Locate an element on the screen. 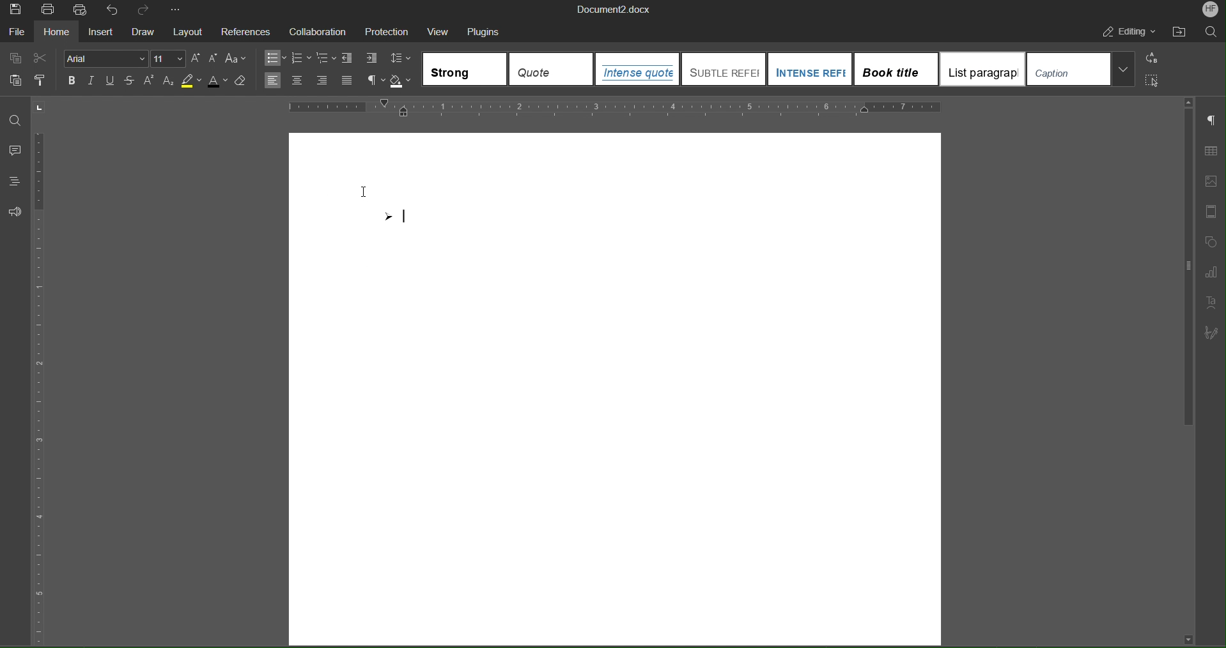 The height and width of the screenshot is (648, 1226). Copy Style is located at coordinates (47, 81).